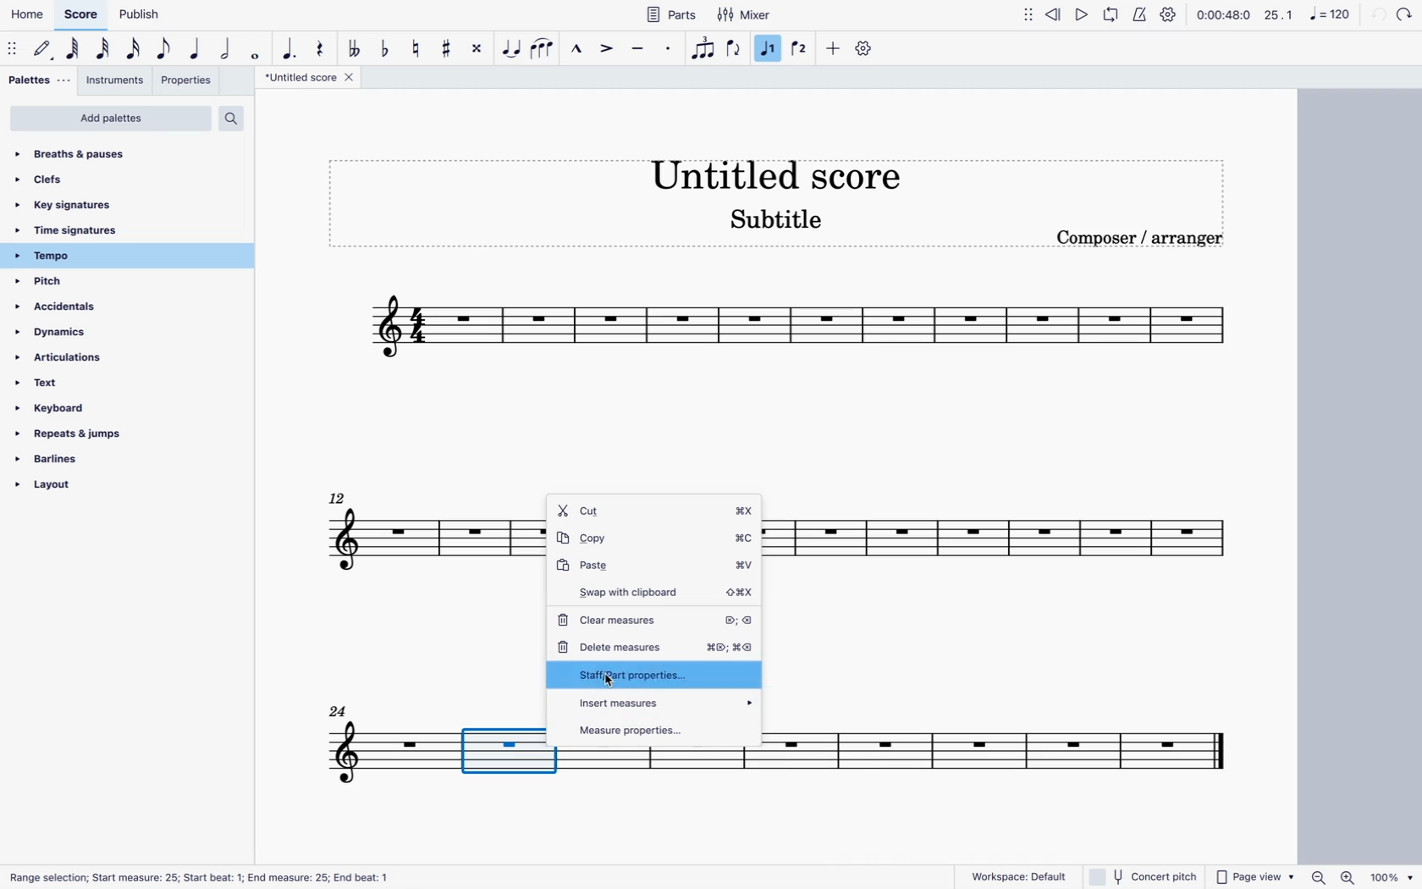 This screenshot has width=1422, height=889. I want to click on cut, so click(656, 511).